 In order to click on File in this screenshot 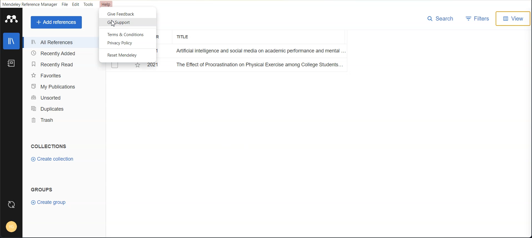, I will do `click(64, 4)`.